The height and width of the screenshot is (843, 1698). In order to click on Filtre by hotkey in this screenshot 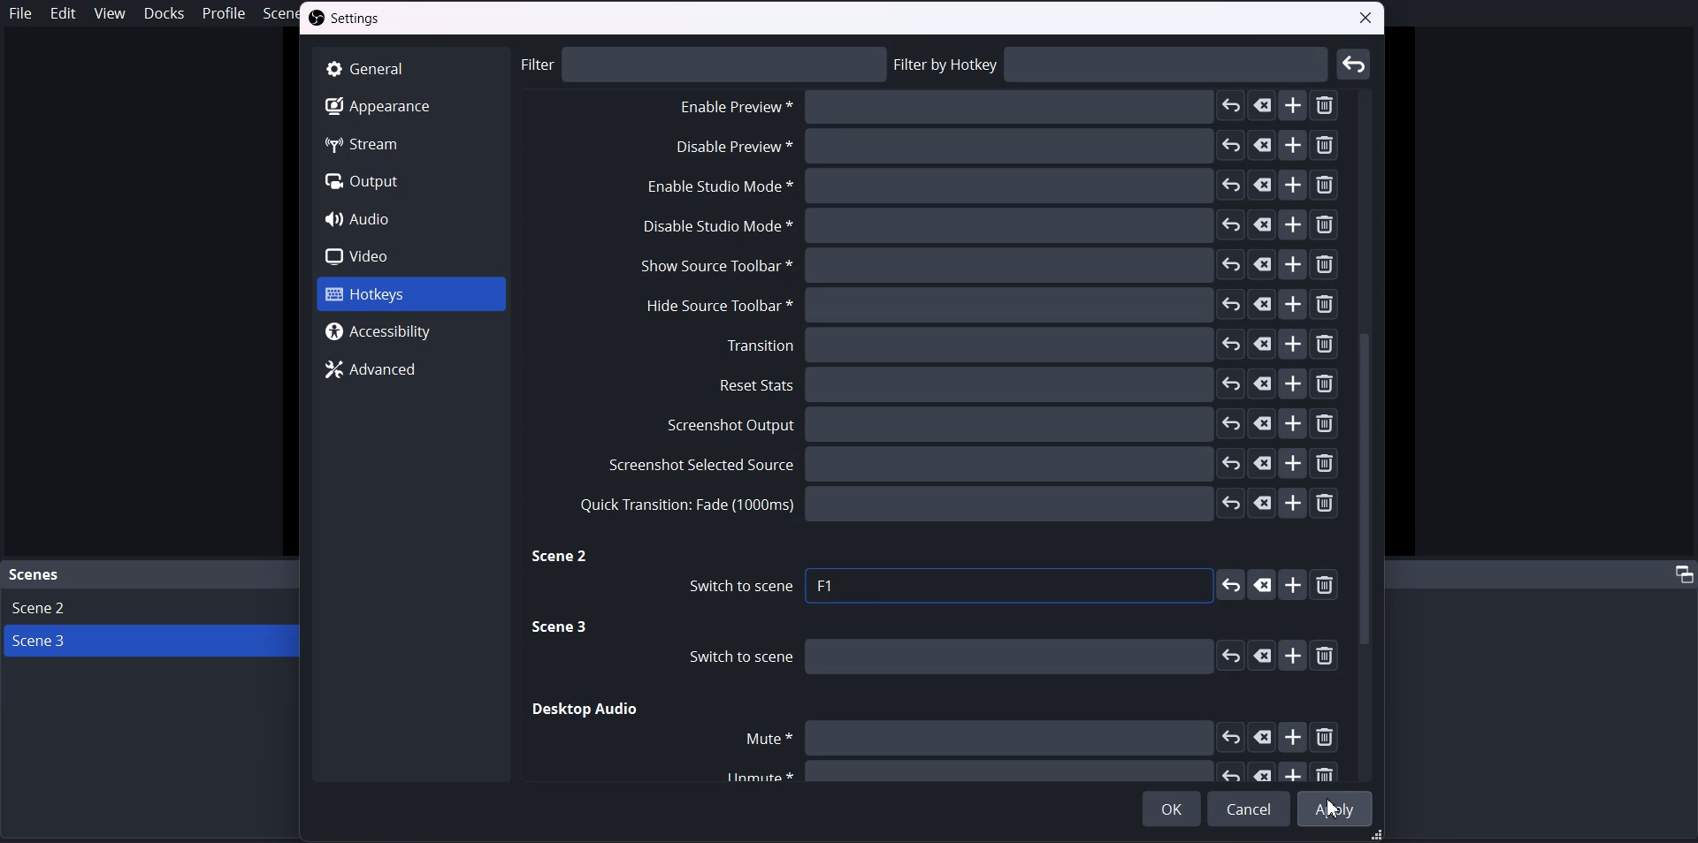, I will do `click(1113, 65)`.